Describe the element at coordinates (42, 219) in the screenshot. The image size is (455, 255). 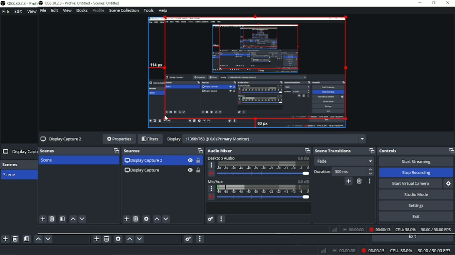
I see `add` at that location.